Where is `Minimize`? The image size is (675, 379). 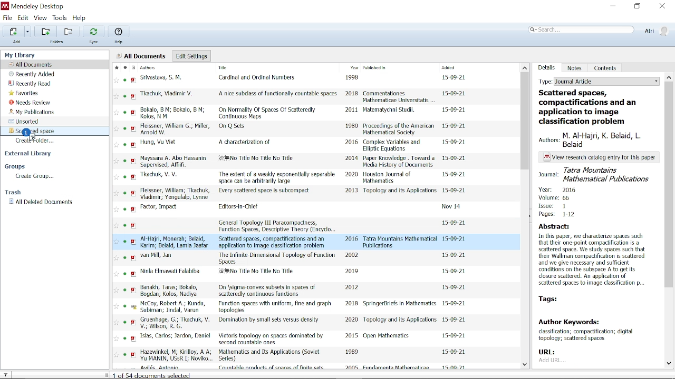 Minimize is located at coordinates (613, 6).